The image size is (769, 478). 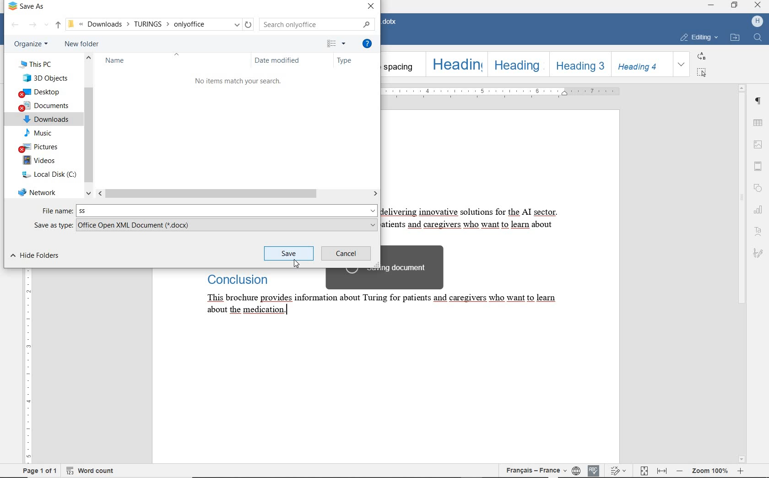 I want to click on DOCUMENTS, so click(x=44, y=106).